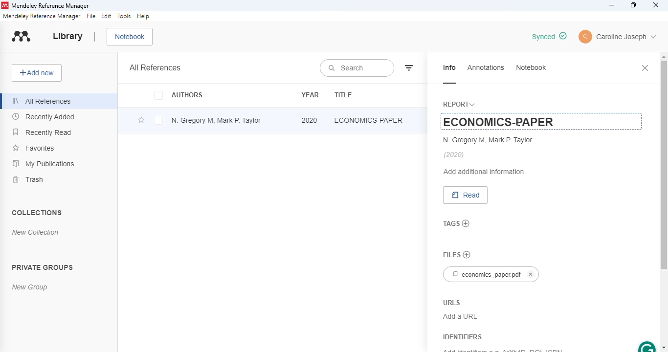  What do you see at coordinates (466, 195) in the screenshot?
I see `read` at bounding box center [466, 195].